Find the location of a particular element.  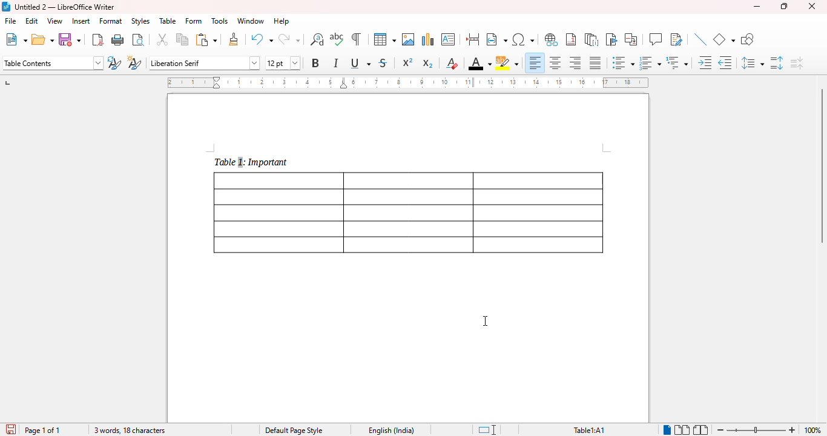

justified is located at coordinates (596, 63).